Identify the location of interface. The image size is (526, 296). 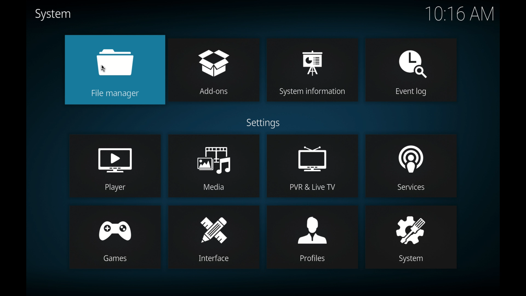
(213, 237).